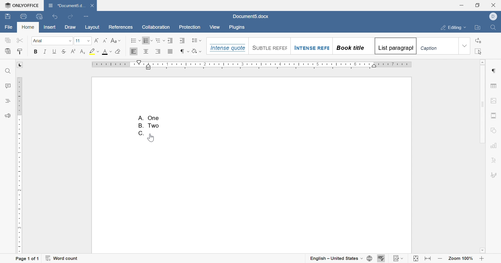 Image resolution: width=501 pixels, height=263 pixels. Describe the element at coordinates (493, 160) in the screenshot. I see `text art settings` at that location.